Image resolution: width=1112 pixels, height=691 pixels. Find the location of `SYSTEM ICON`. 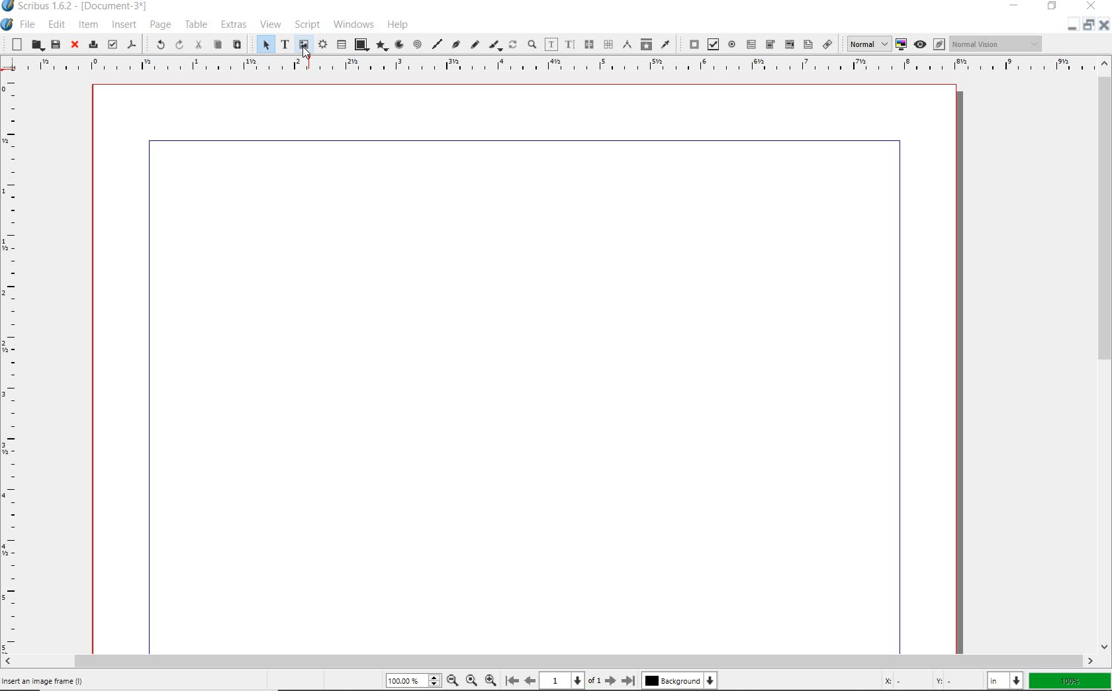

SYSTEM ICON is located at coordinates (7, 25).